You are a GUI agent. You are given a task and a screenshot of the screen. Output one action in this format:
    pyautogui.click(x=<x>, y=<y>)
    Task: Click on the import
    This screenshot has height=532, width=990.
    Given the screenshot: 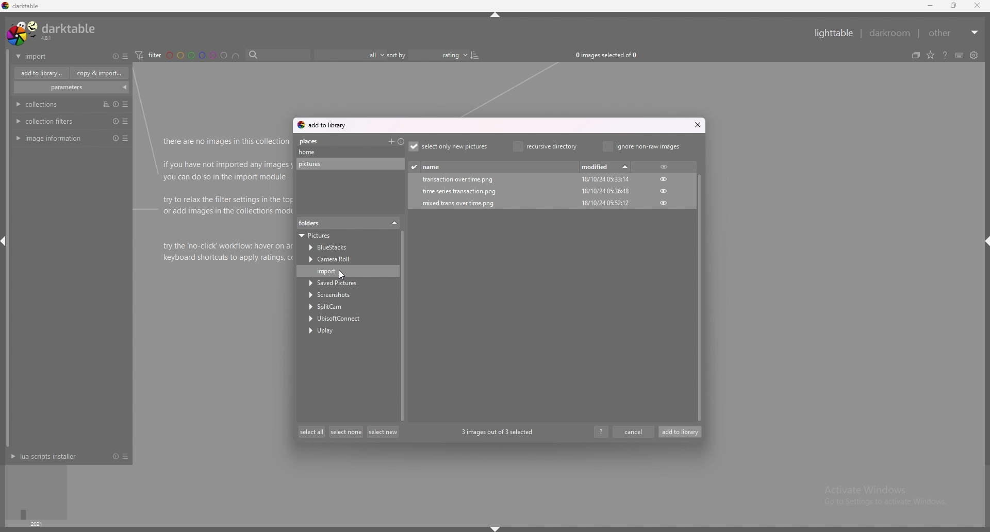 What is the action you would take?
    pyautogui.click(x=345, y=271)
    